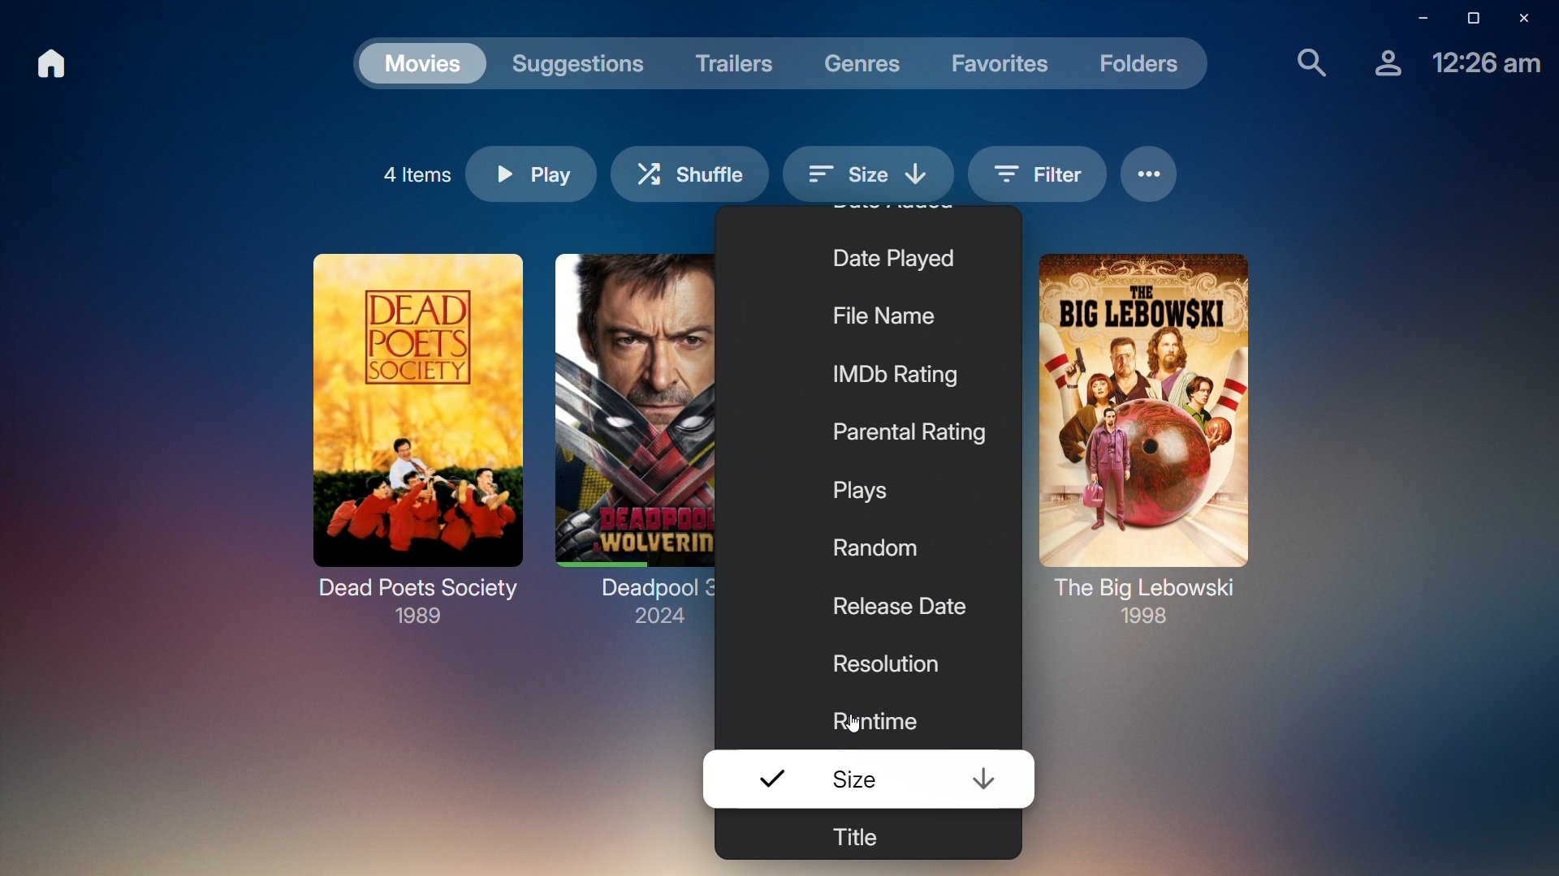 The width and height of the screenshot is (1559, 876). Describe the element at coordinates (1482, 68) in the screenshot. I see `Time` at that location.